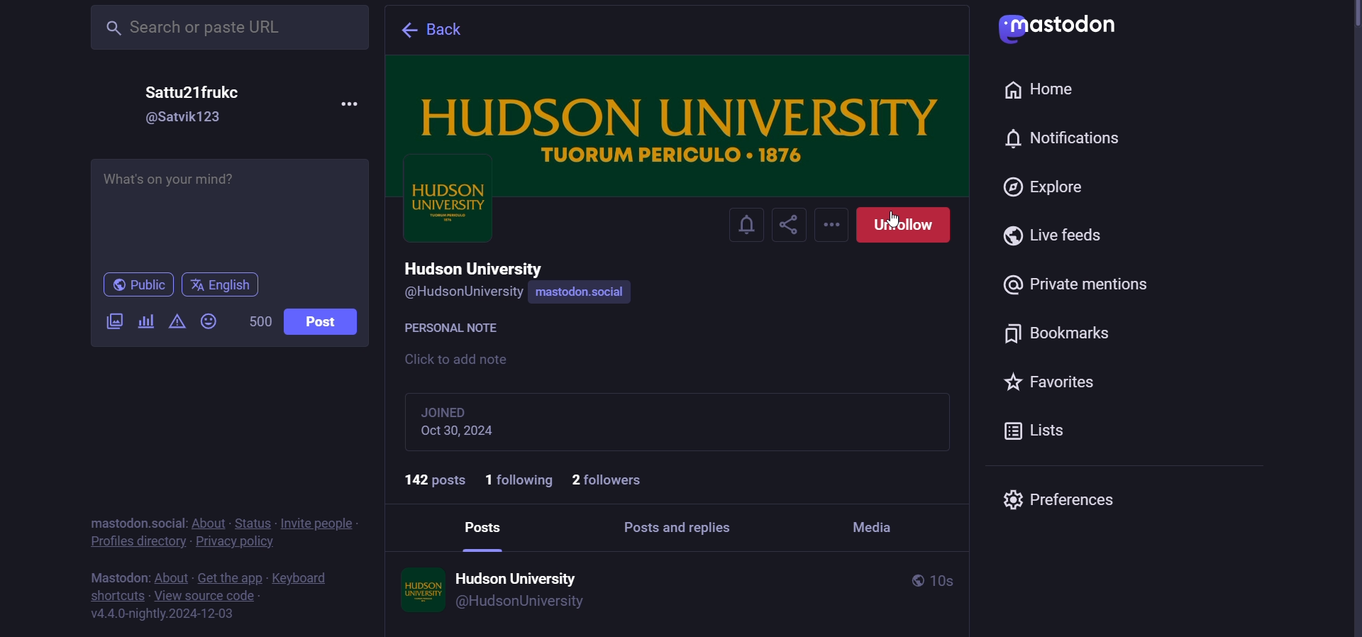  I want to click on mastodon, so click(117, 577).